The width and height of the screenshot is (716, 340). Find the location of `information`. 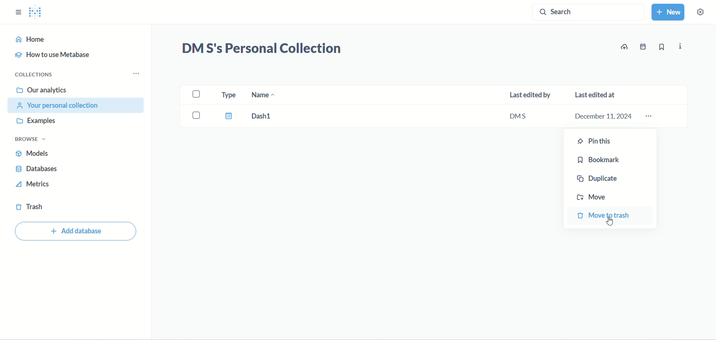

information is located at coordinates (681, 46).